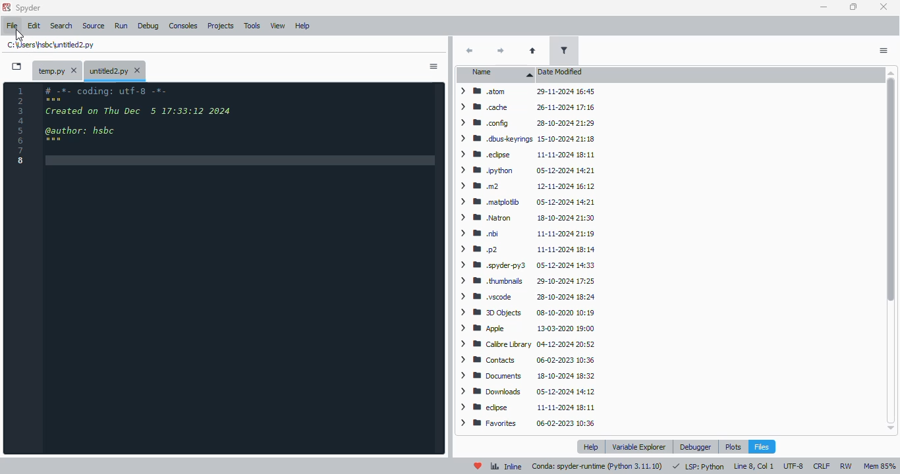  I want to click on minimize, so click(824, 7).